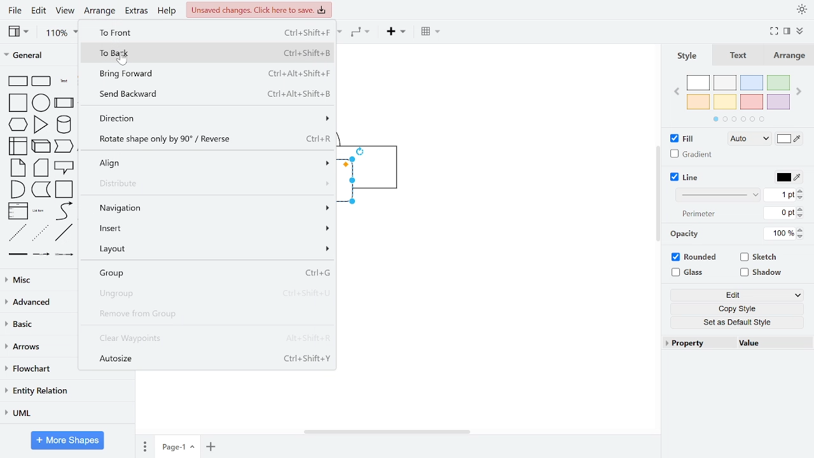  What do you see at coordinates (696, 214) in the screenshot?
I see `perimeter` at bounding box center [696, 214].